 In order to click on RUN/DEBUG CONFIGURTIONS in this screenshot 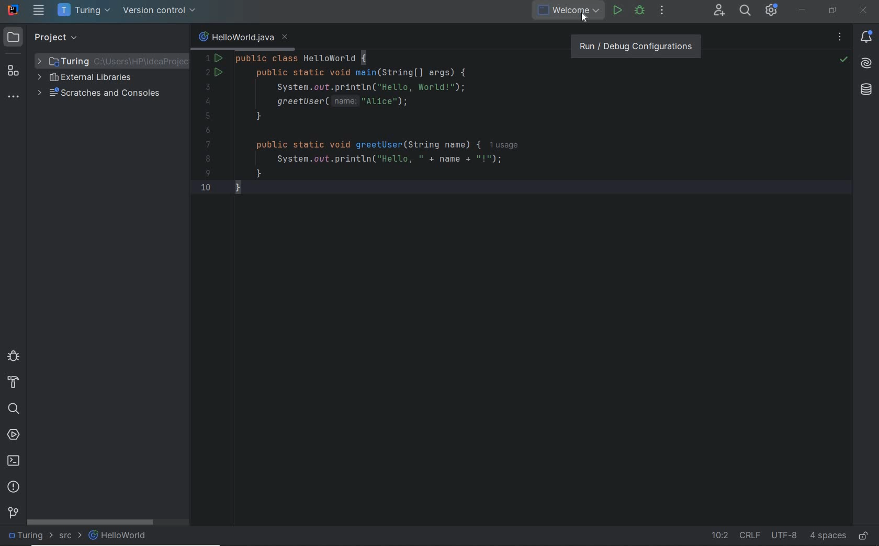, I will do `click(634, 44)`.